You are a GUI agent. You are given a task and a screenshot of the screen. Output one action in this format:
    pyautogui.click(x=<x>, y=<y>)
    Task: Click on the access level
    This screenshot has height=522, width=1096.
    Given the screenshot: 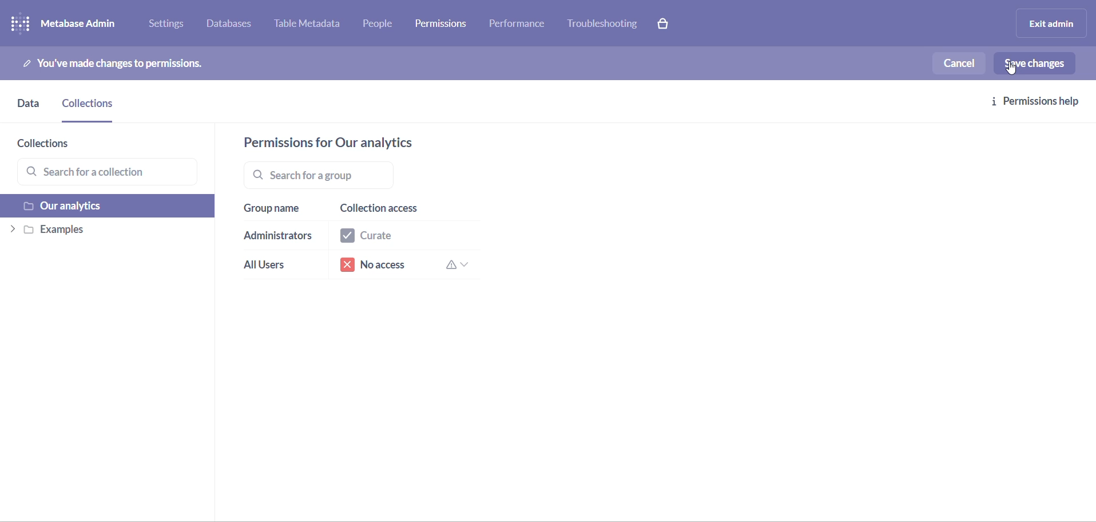 What is the action you would take?
    pyautogui.click(x=402, y=204)
    